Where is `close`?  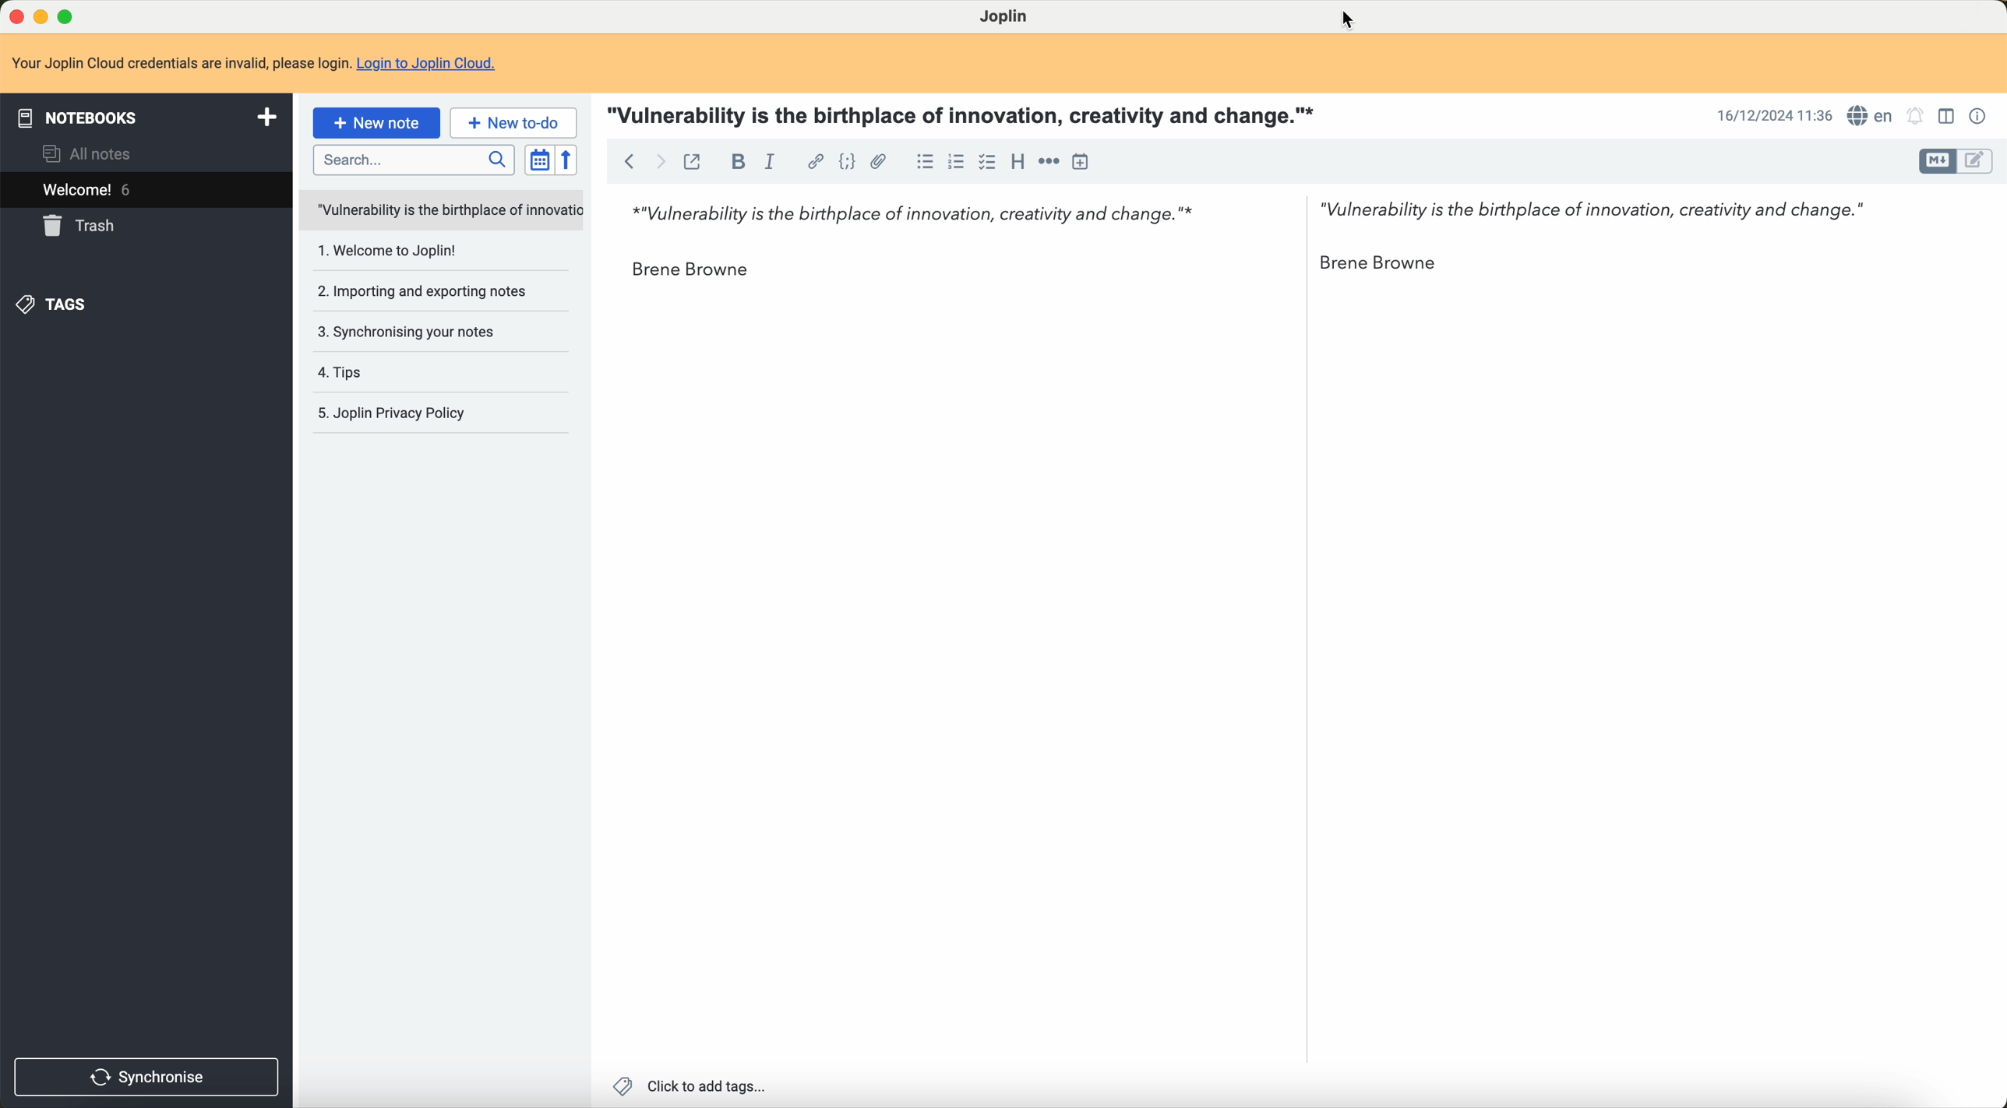
close is located at coordinates (14, 16).